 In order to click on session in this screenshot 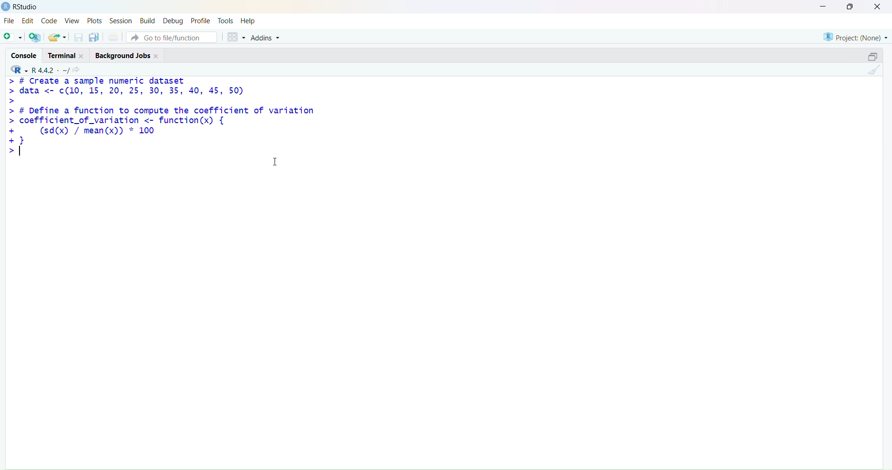, I will do `click(121, 21)`.